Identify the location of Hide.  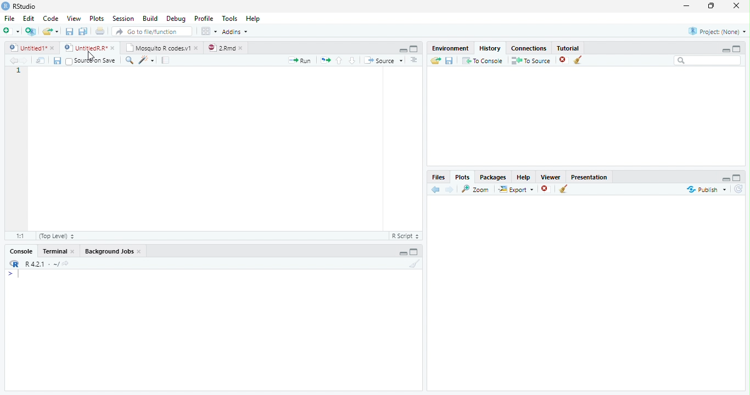
(401, 253).